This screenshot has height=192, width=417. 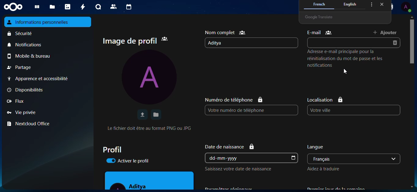 I want to click on close, so click(x=382, y=5).